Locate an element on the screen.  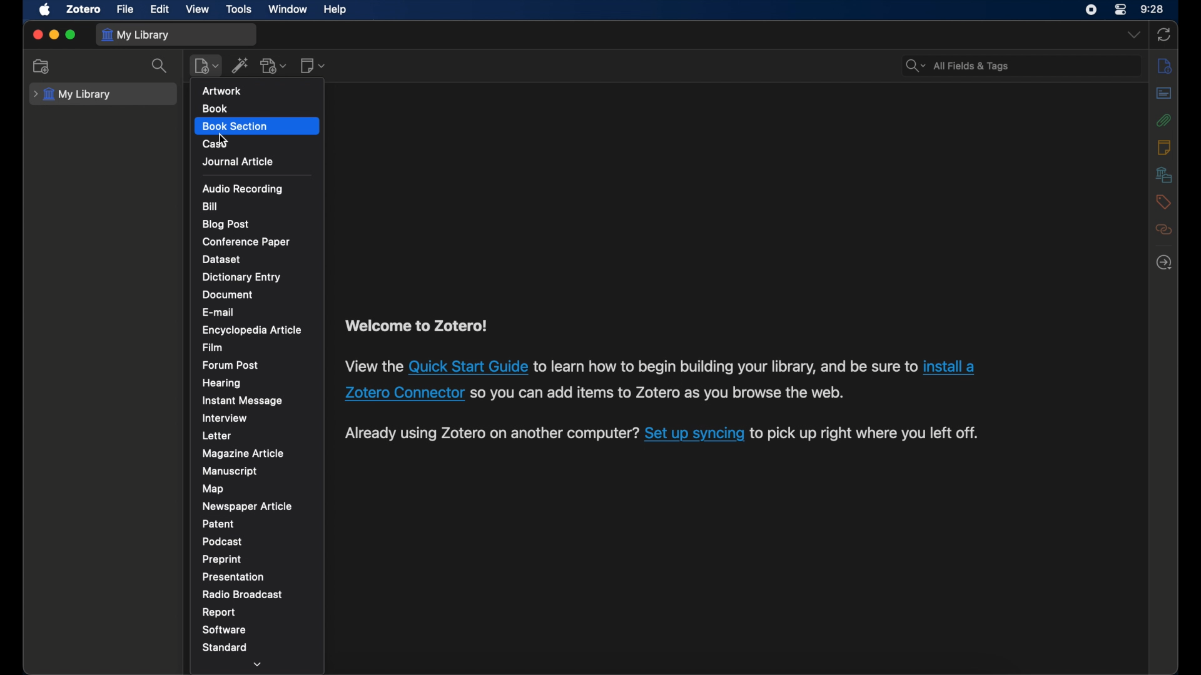
view is located at coordinates (198, 9).